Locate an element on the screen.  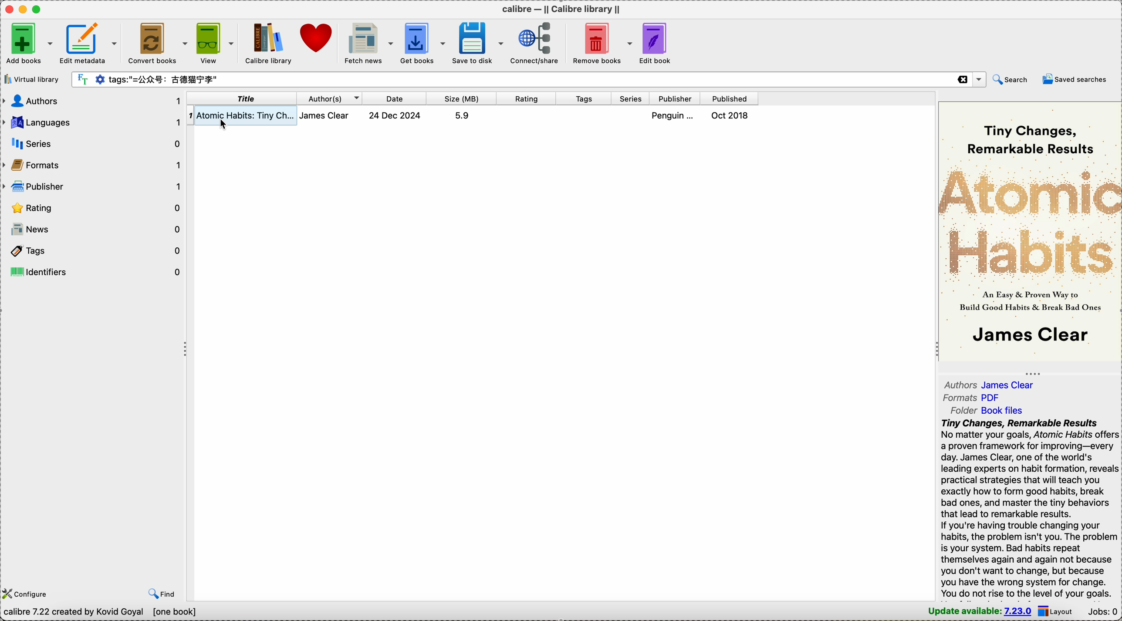
convert books is located at coordinates (158, 42).